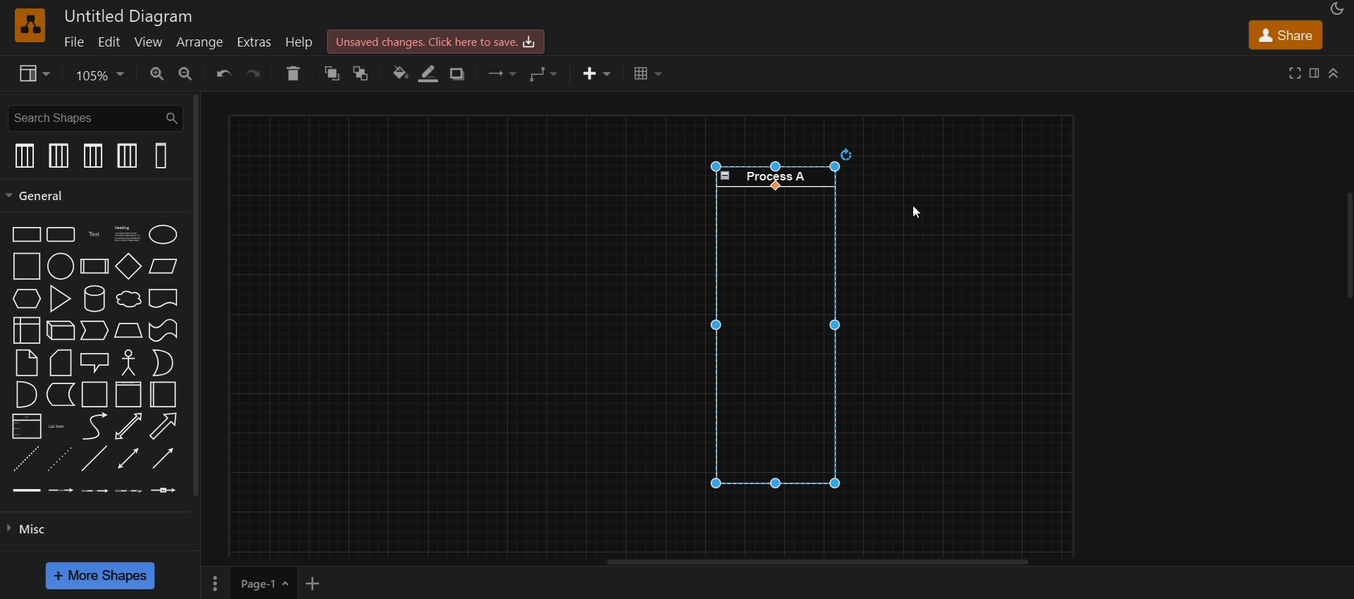  What do you see at coordinates (1336, 70) in the screenshot?
I see `collapase/expand ` at bounding box center [1336, 70].